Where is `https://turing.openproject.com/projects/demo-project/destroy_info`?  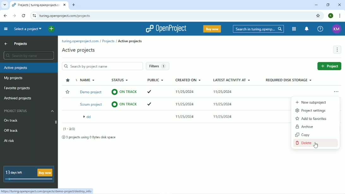 https://turing.openproject.com/projects/demo-project/destroy_info is located at coordinates (47, 191).